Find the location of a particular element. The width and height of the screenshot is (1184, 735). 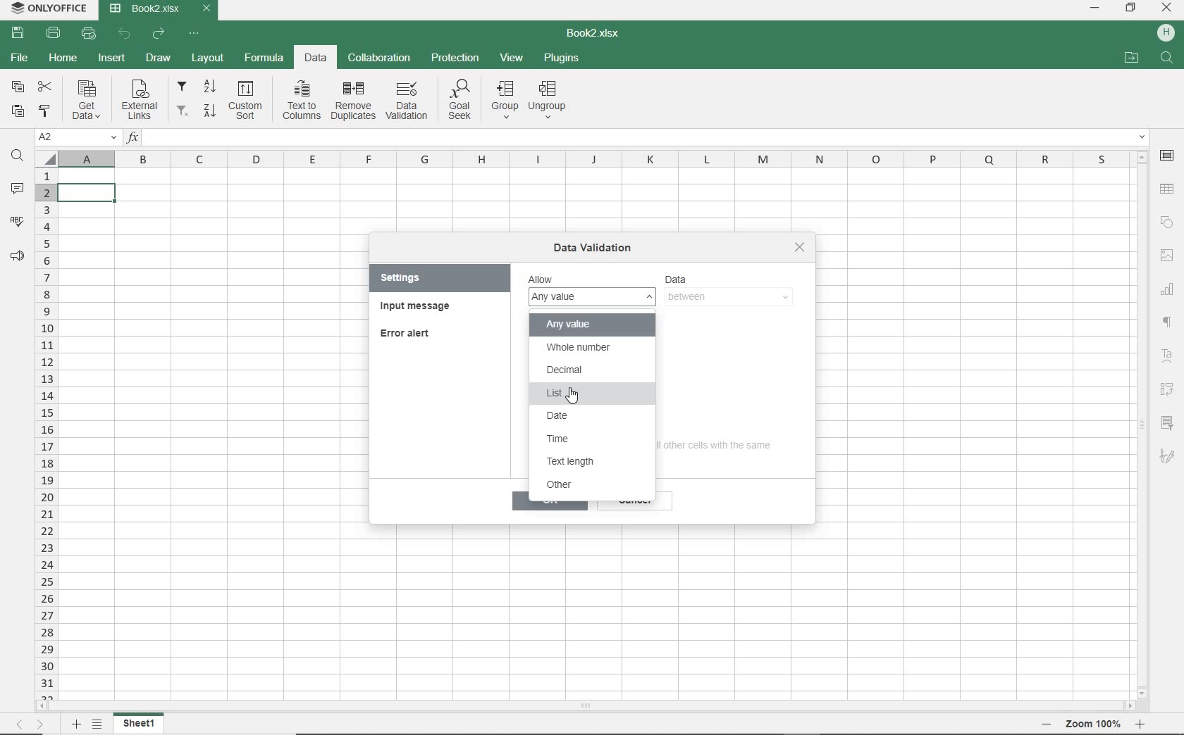

RESTORE DOWN is located at coordinates (1133, 9).